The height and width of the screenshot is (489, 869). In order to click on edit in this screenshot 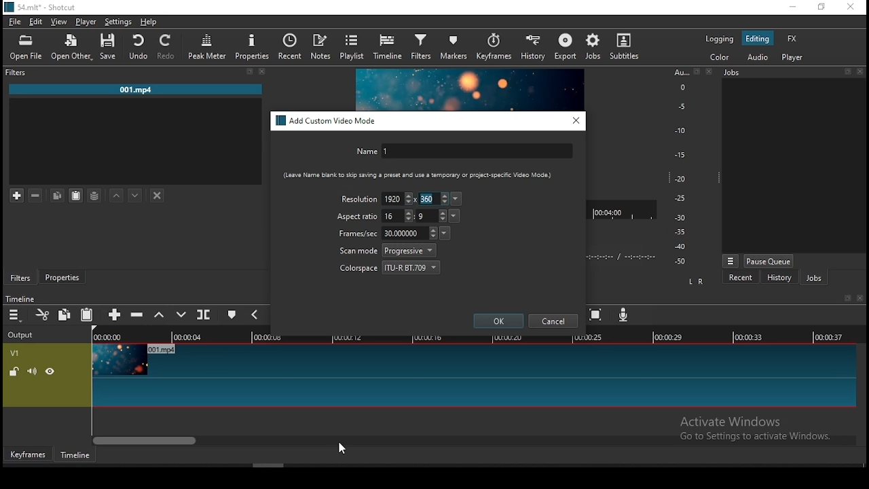, I will do `click(36, 22)`.